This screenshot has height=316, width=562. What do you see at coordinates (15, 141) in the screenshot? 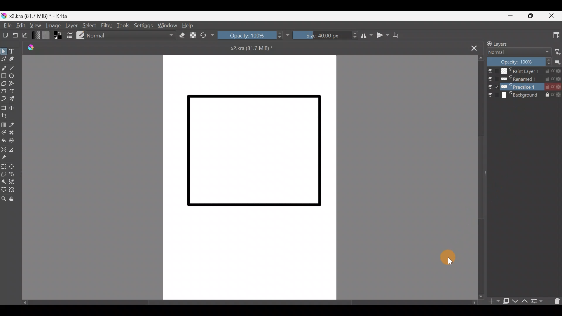
I see `Enclose & fill tool` at bounding box center [15, 141].